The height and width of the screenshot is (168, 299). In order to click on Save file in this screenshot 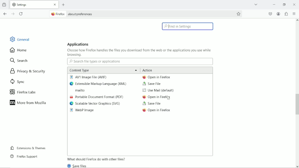, I will do `click(151, 84)`.